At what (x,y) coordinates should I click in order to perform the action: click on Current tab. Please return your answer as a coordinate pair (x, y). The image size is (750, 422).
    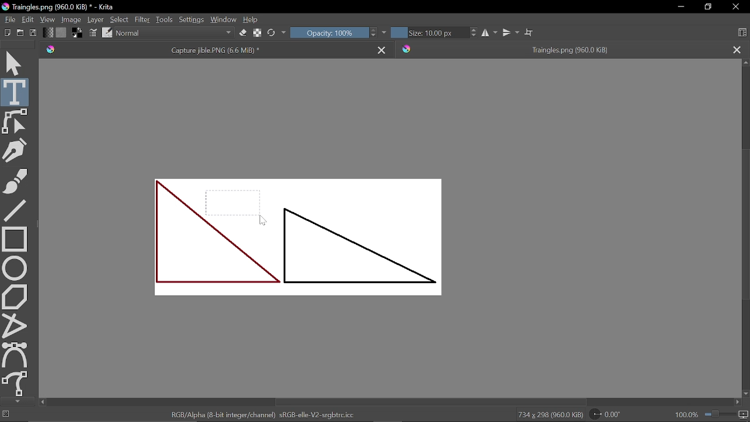
    Looking at the image, I should click on (204, 49).